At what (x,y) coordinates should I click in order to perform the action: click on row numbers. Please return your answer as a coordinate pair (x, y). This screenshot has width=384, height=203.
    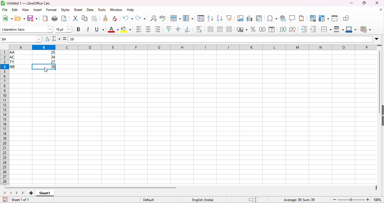
    Looking at the image, I should click on (4, 118).